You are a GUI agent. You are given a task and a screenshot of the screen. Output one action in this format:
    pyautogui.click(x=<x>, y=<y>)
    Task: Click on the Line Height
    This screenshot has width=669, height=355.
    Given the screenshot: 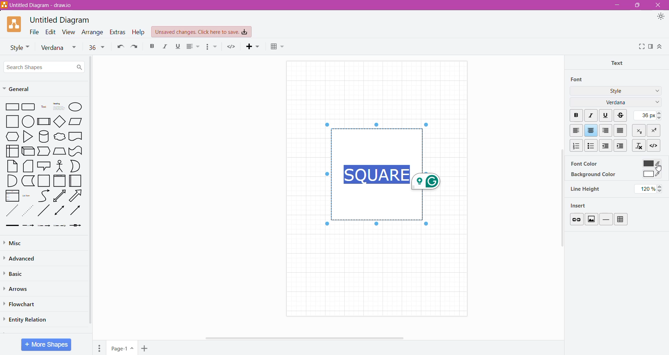 What is the action you would take?
    pyautogui.click(x=586, y=189)
    